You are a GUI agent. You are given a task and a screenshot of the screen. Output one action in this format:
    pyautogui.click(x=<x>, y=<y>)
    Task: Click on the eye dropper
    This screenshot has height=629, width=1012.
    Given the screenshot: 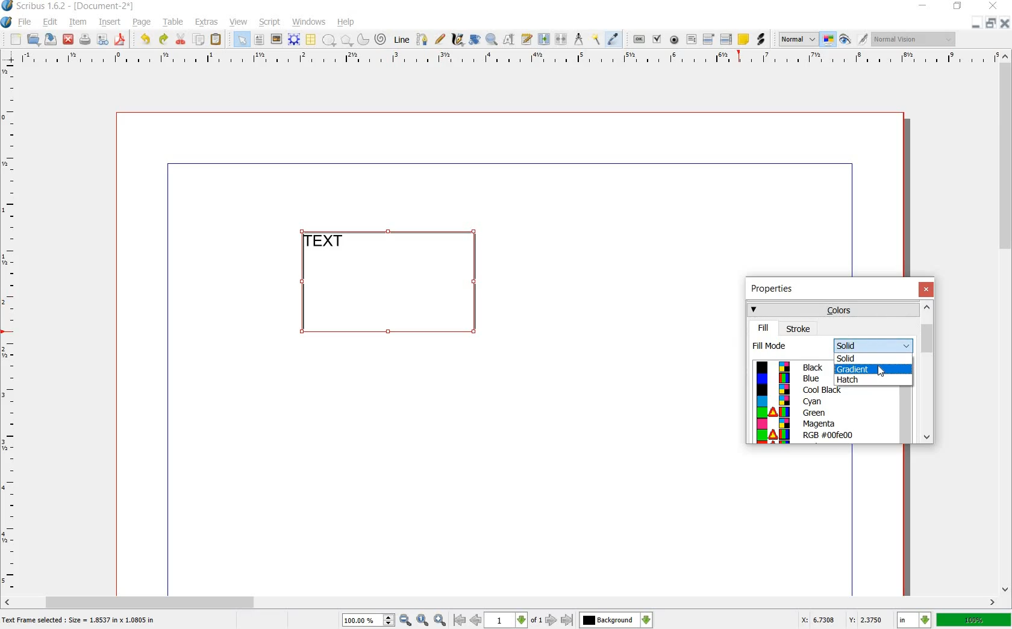 What is the action you would take?
    pyautogui.click(x=614, y=40)
    